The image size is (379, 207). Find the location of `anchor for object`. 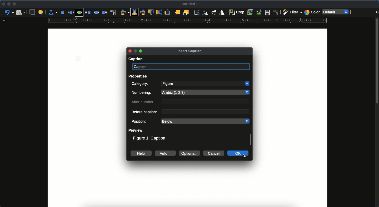

anchor for object is located at coordinates (52, 12).